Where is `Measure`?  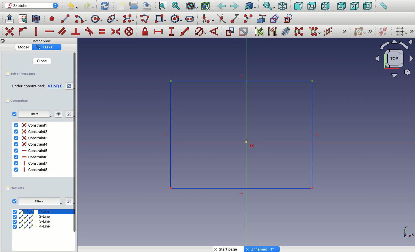
Measure is located at coordinates (383, 7).